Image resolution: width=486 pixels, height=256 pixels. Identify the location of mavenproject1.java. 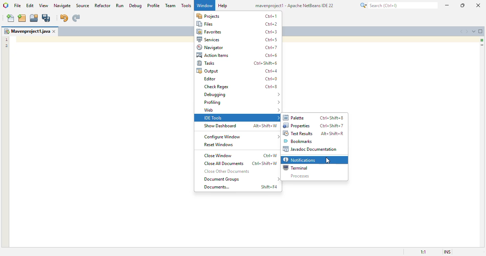
(27, 31).